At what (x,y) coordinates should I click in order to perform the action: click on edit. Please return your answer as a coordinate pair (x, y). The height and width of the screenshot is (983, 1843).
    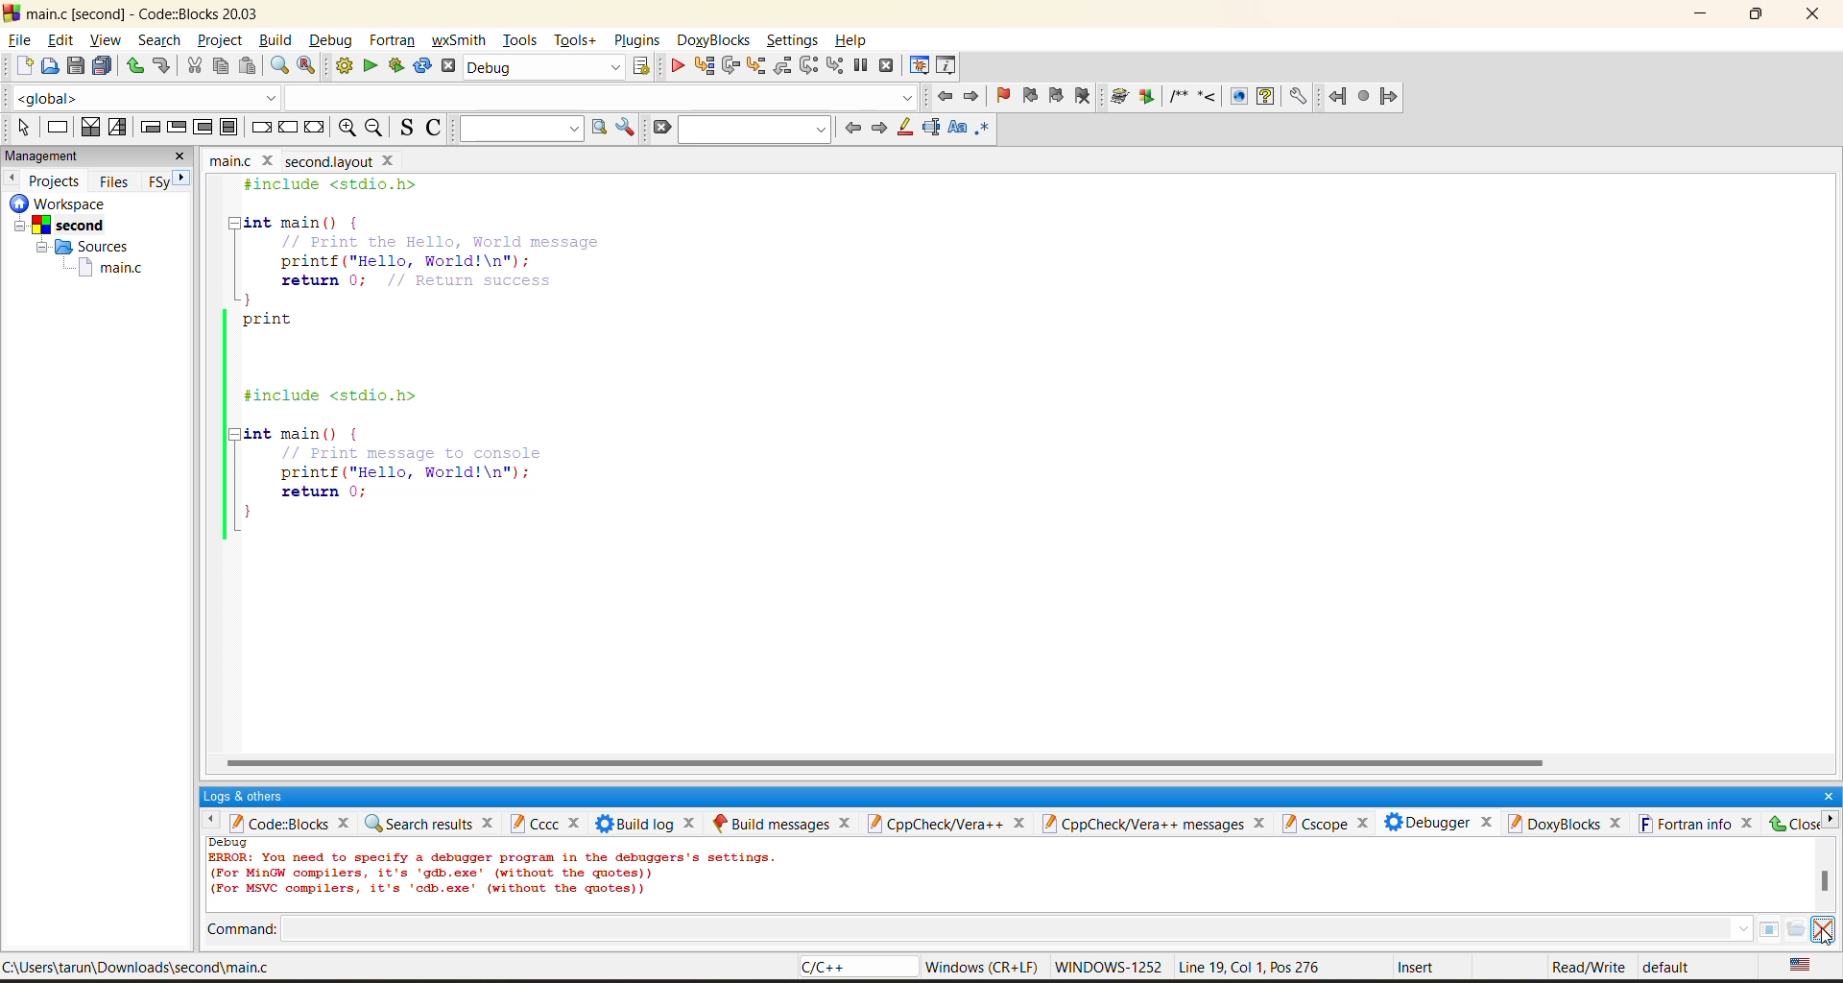
    Looking at the image, I should click on (60, 39).